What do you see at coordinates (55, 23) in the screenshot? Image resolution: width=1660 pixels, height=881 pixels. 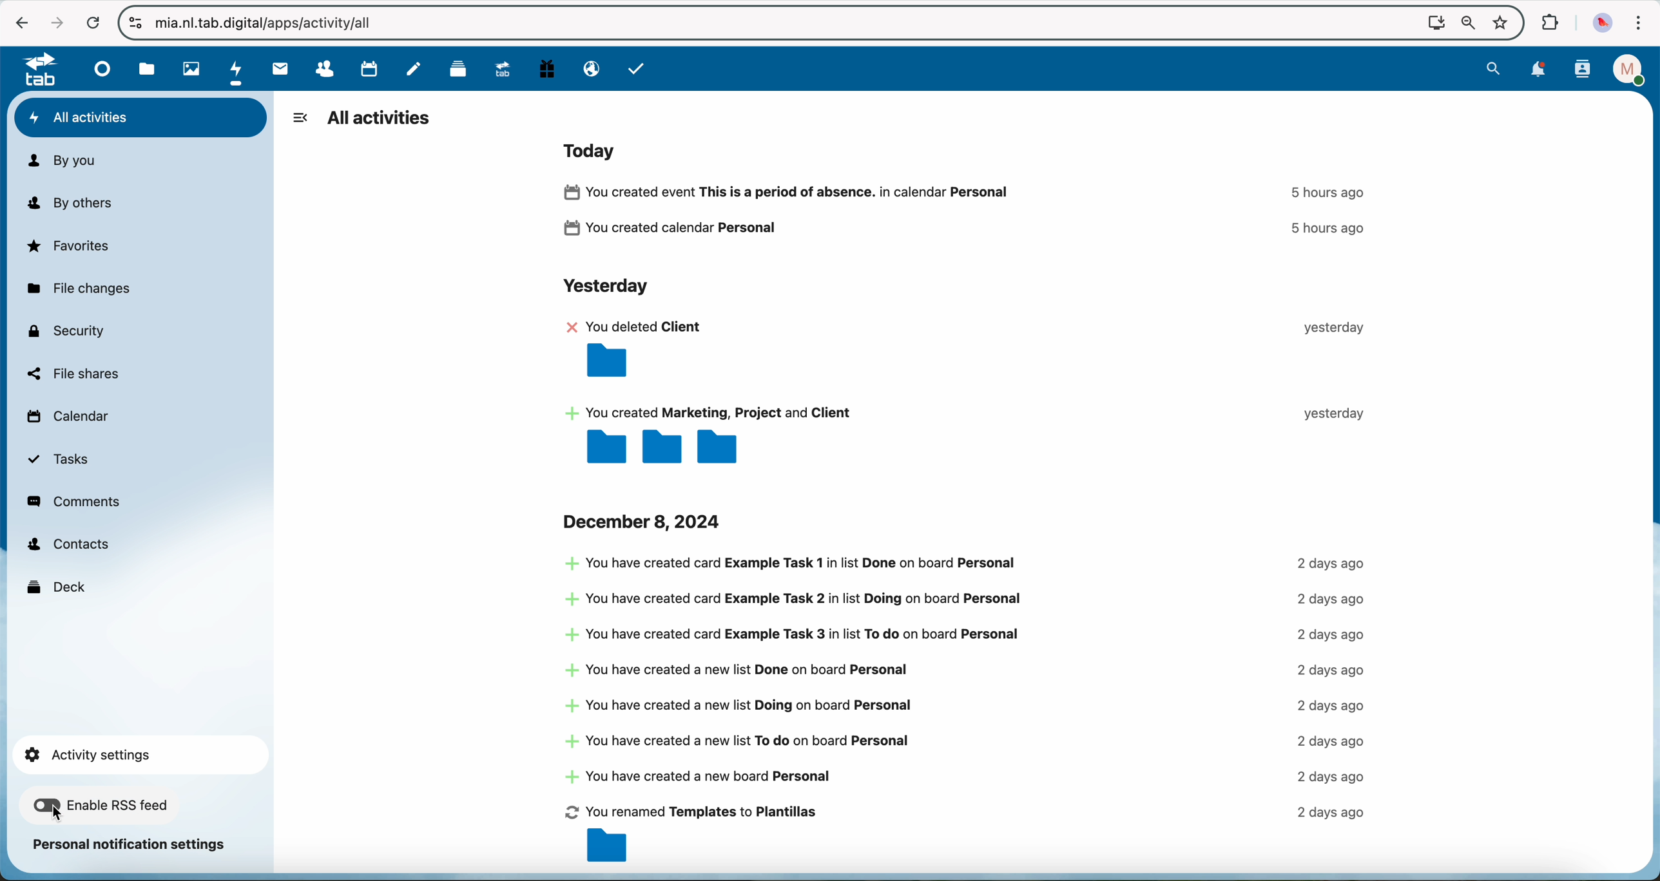 I see `navigate foward` at bounding box center [55, 23].